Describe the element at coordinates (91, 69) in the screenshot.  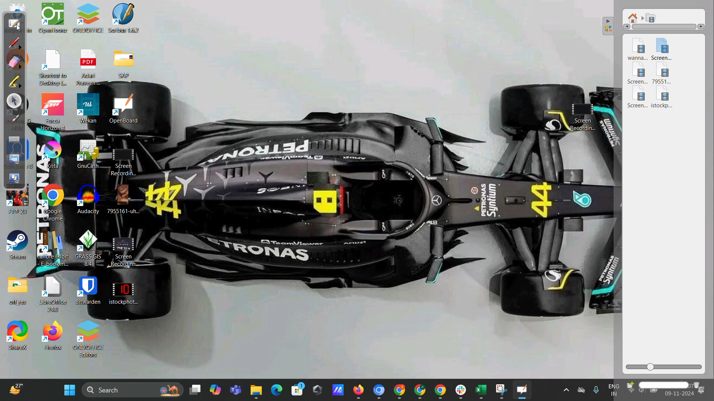
I see `Adan Pravenn` at that location.